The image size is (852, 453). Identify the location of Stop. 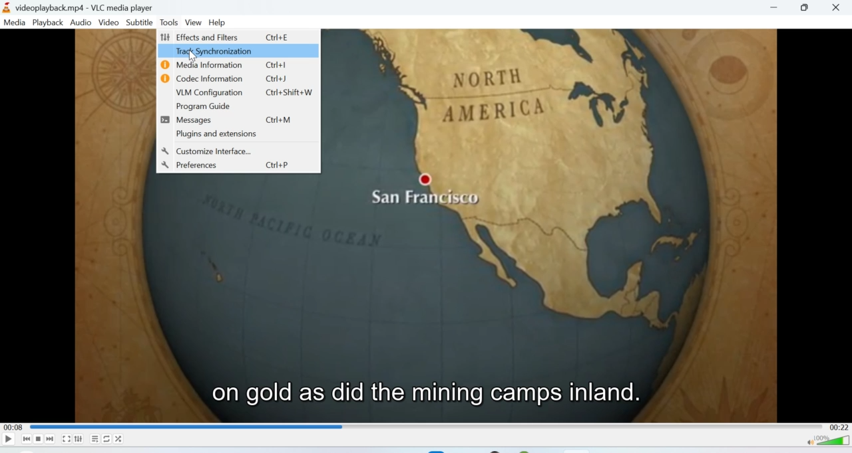
(39, 439).